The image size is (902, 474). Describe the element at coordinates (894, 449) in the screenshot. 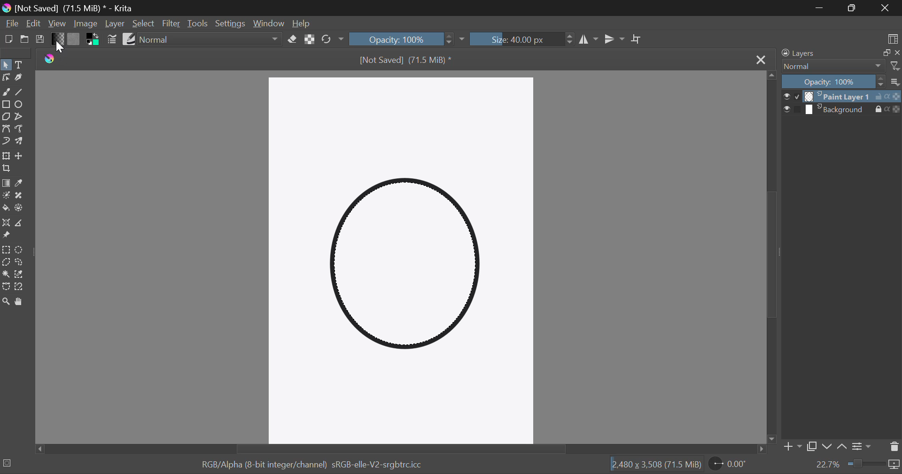

I see `Delete Layer` at that location.